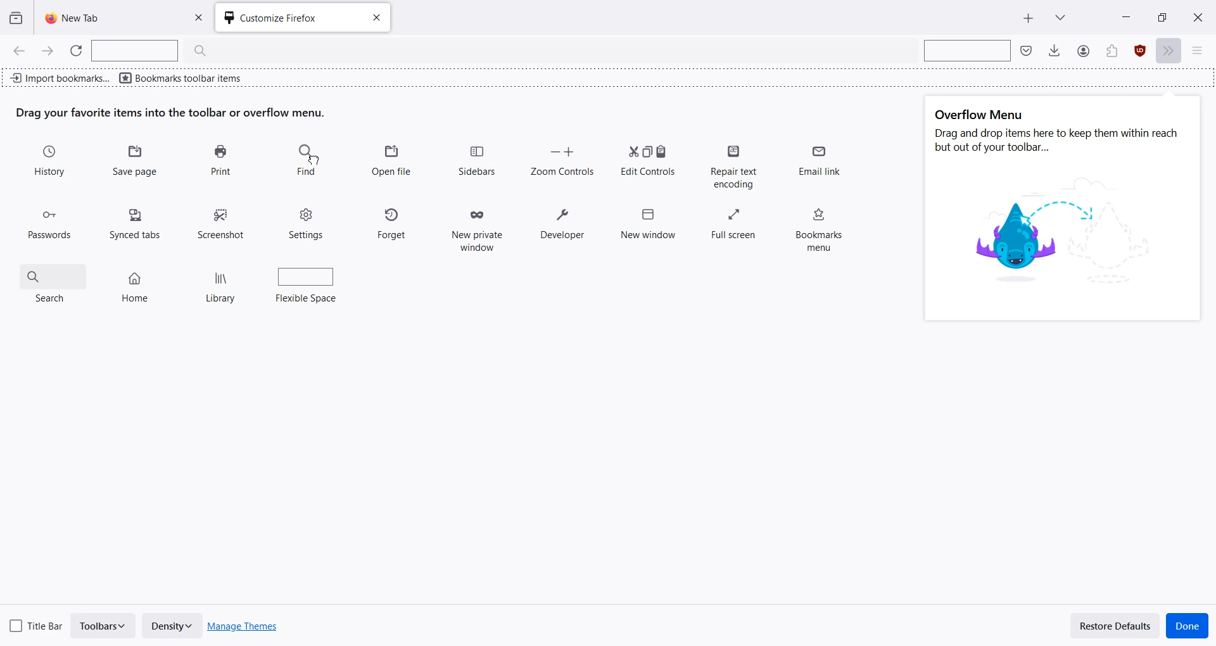 Image resolution: width=1216 pixels, height=646 pixels. Describe the element at coordinates (562, 220) in the screenshot. I see `Developer` at that location.